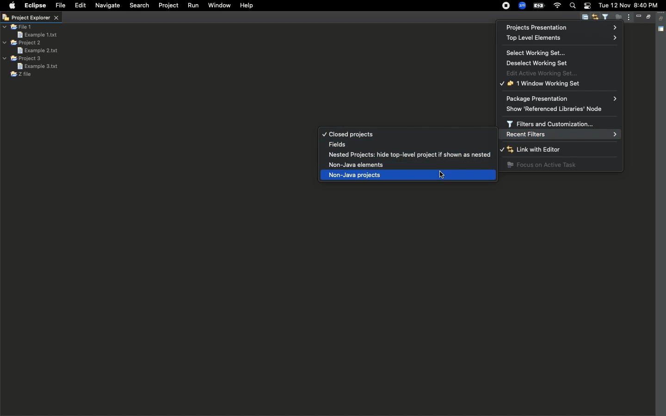  Describe the element at coordinates (607, 17) in the screenshot. I see `Select and deselect filters ` at that location.